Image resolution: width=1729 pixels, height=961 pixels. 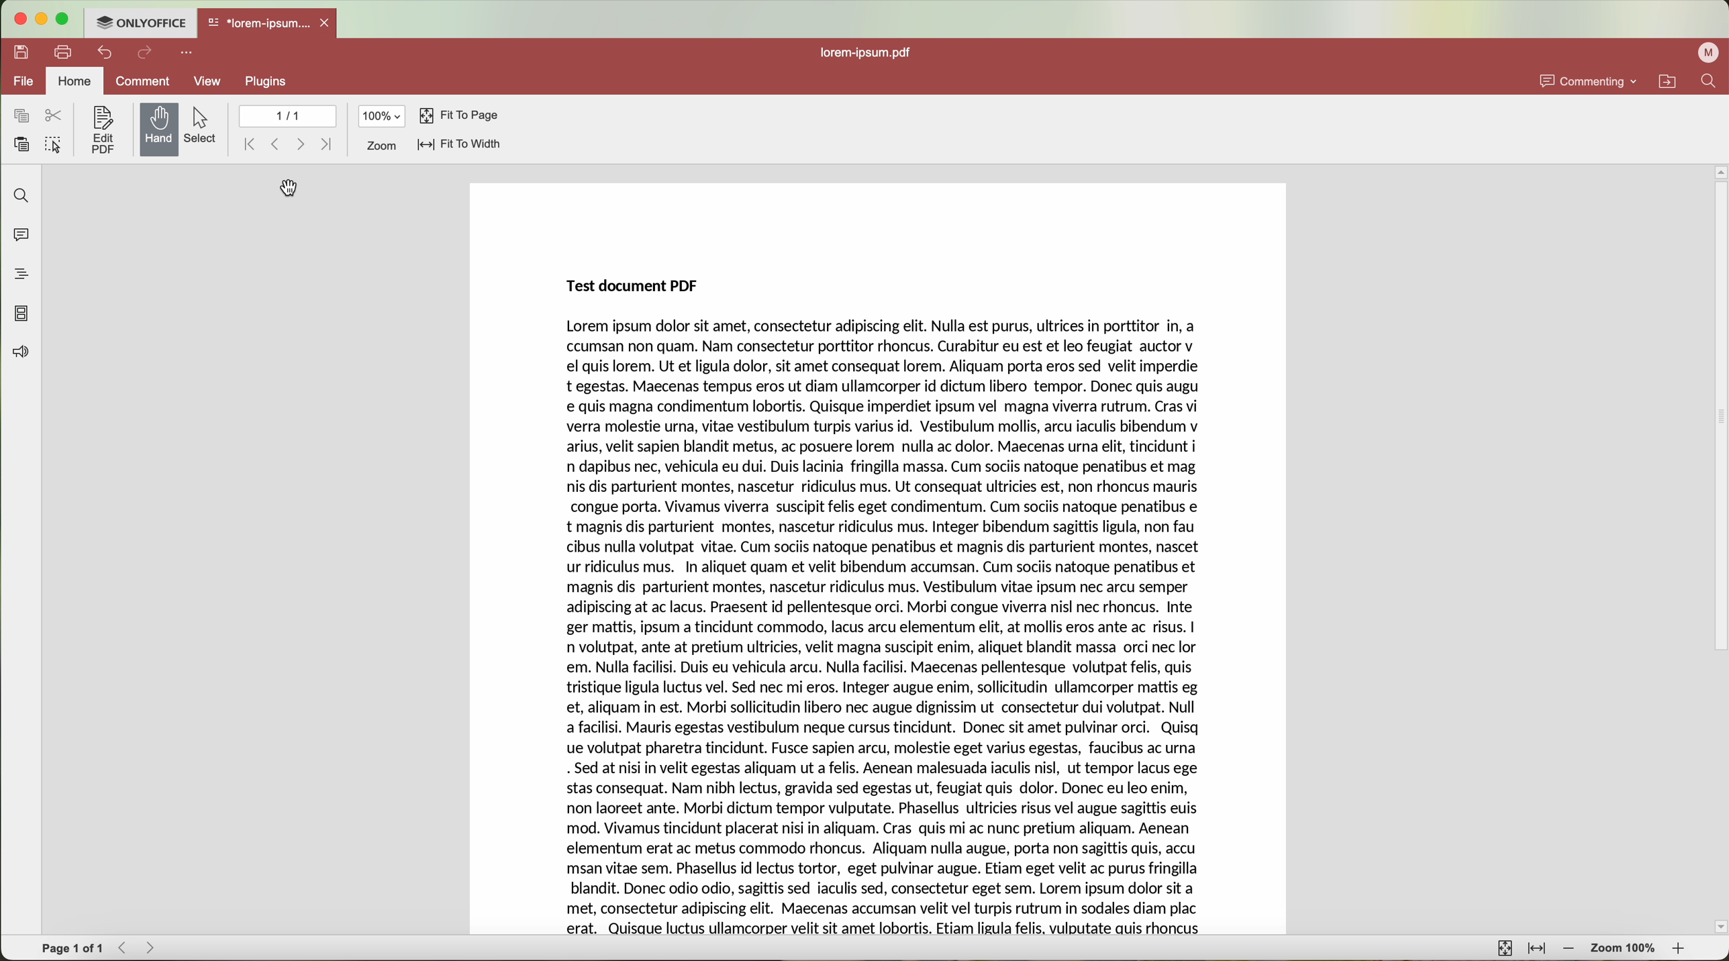 I want to click on zoom in, so click(x=1683, y=950).